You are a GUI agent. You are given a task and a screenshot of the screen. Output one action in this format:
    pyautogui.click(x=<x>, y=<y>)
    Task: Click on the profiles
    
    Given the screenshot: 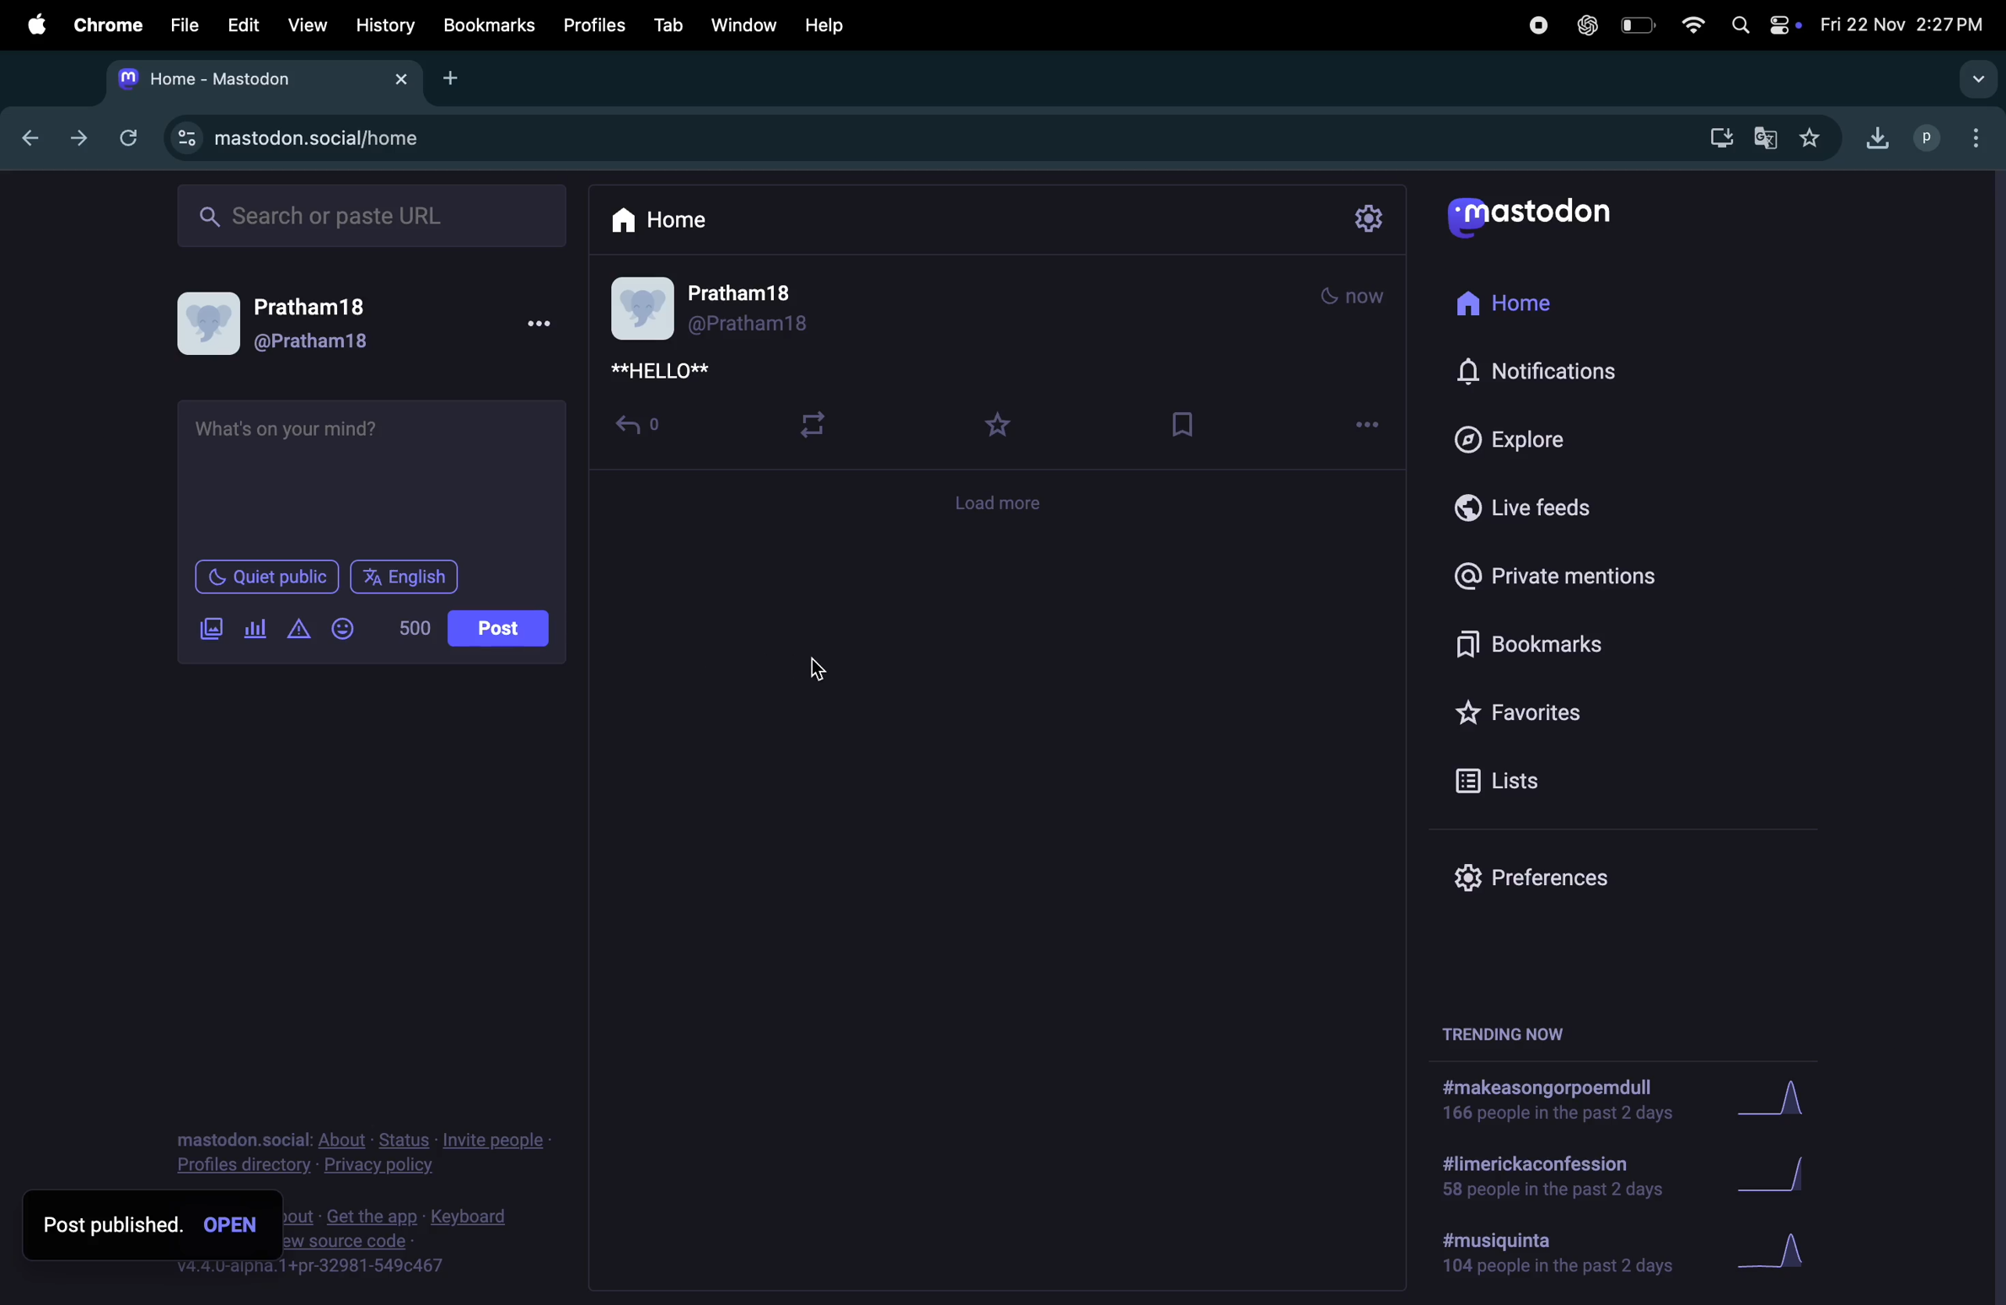 What is the action you would take?
    pyautogui.click(x=591, y=23)
    